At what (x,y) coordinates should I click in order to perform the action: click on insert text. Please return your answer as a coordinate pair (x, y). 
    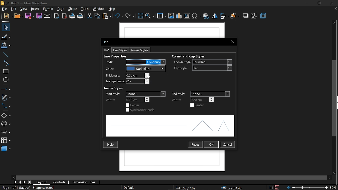
    Looking at the image, I should click on (187, 16).